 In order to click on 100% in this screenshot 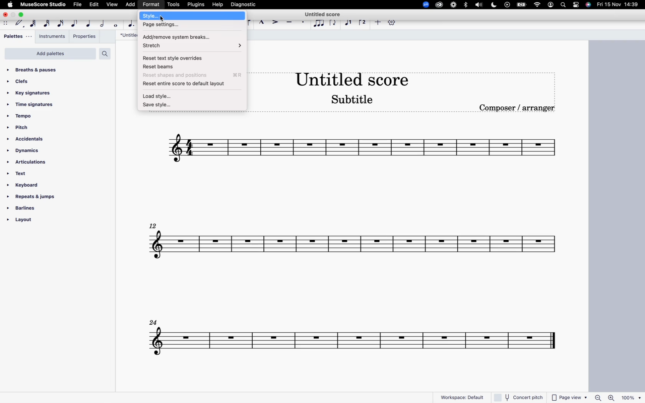, I will do `click(630, 397)`.